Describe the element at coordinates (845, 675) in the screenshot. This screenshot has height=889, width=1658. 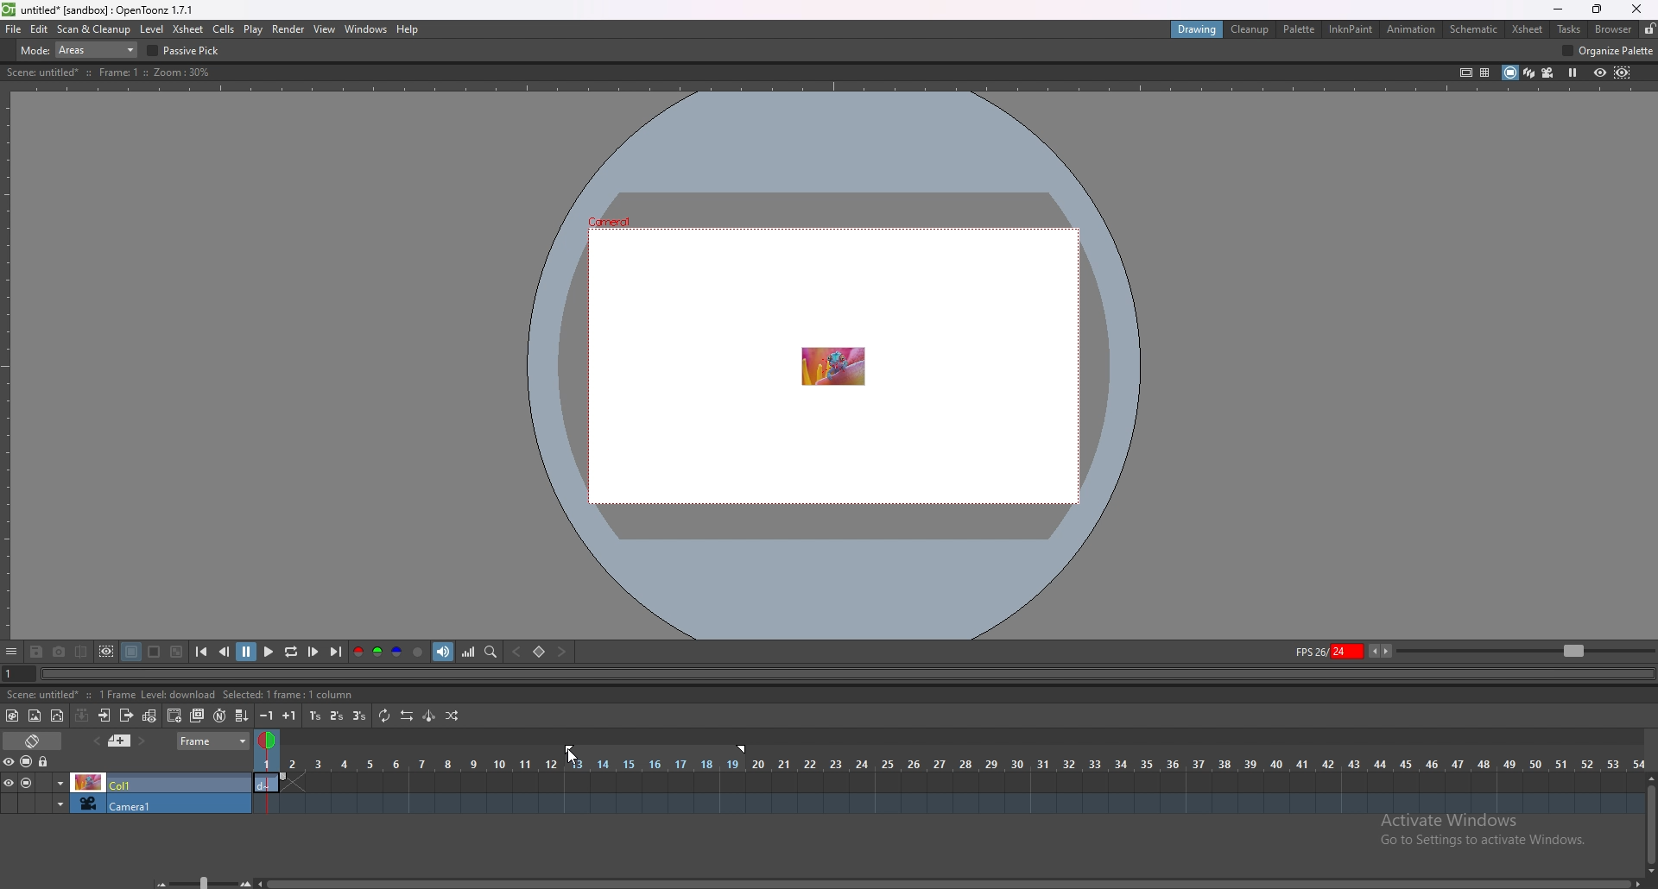
I see `seek` at that location.